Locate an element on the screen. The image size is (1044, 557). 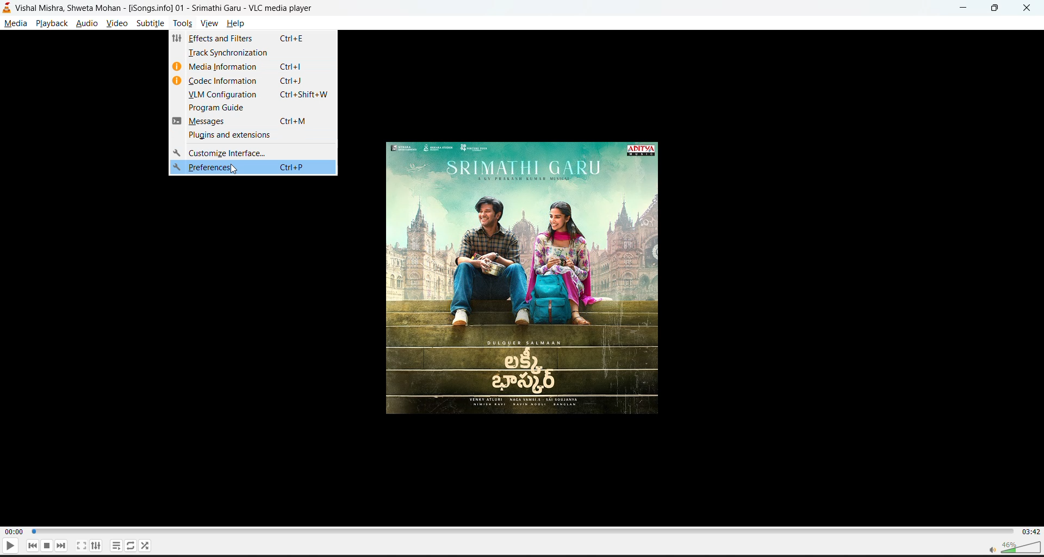
subtitle is located at coordinates (151, 24).